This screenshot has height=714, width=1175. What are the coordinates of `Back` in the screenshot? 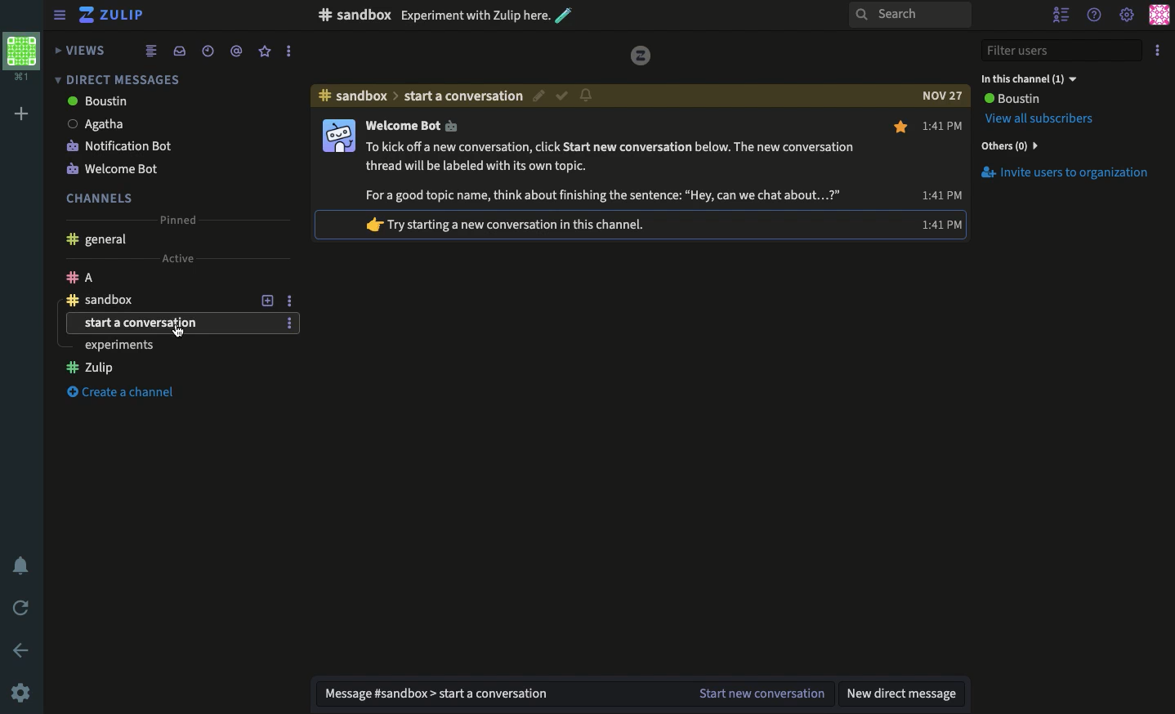 It's located at (23, 650).